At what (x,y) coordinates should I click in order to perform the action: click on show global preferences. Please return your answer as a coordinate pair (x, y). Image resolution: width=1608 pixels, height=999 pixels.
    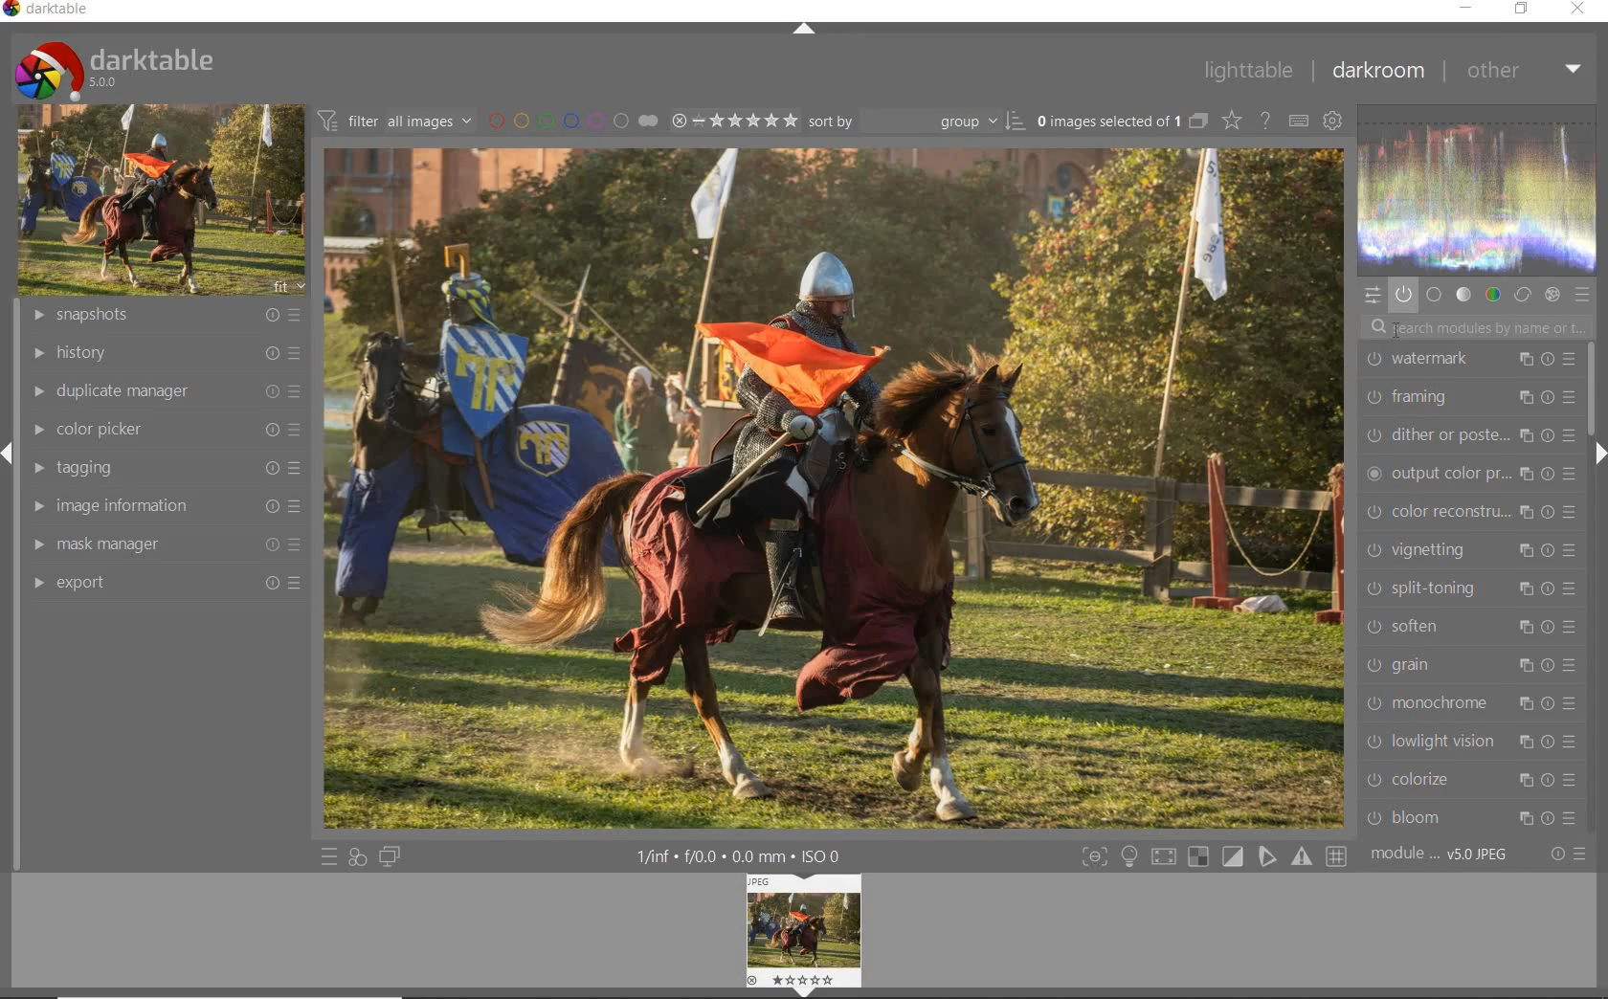
    Looking at the image, I should click on (1333, 123).